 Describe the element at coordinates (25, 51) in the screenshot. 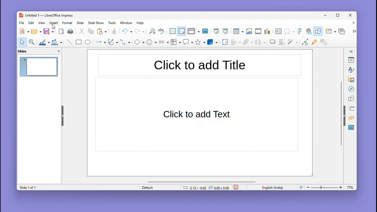

I see `Slides` at that location.